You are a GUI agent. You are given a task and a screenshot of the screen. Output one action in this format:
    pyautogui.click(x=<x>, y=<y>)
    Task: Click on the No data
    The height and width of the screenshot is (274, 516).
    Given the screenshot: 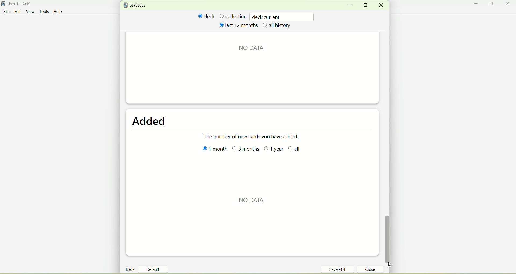 What is the action you would take?
    pyautogui.click(x=252, y=198)
    